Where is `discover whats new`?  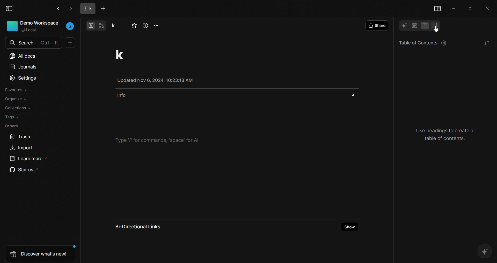 discover whats new is located at coordinates (38, 254).